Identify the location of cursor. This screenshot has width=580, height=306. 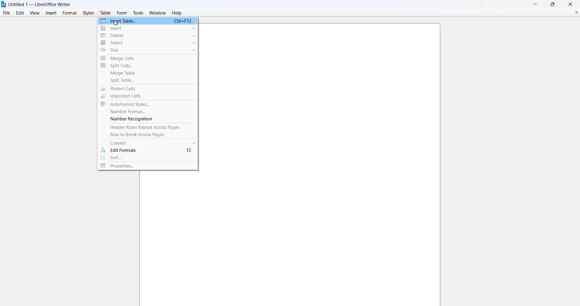
(116, 24).